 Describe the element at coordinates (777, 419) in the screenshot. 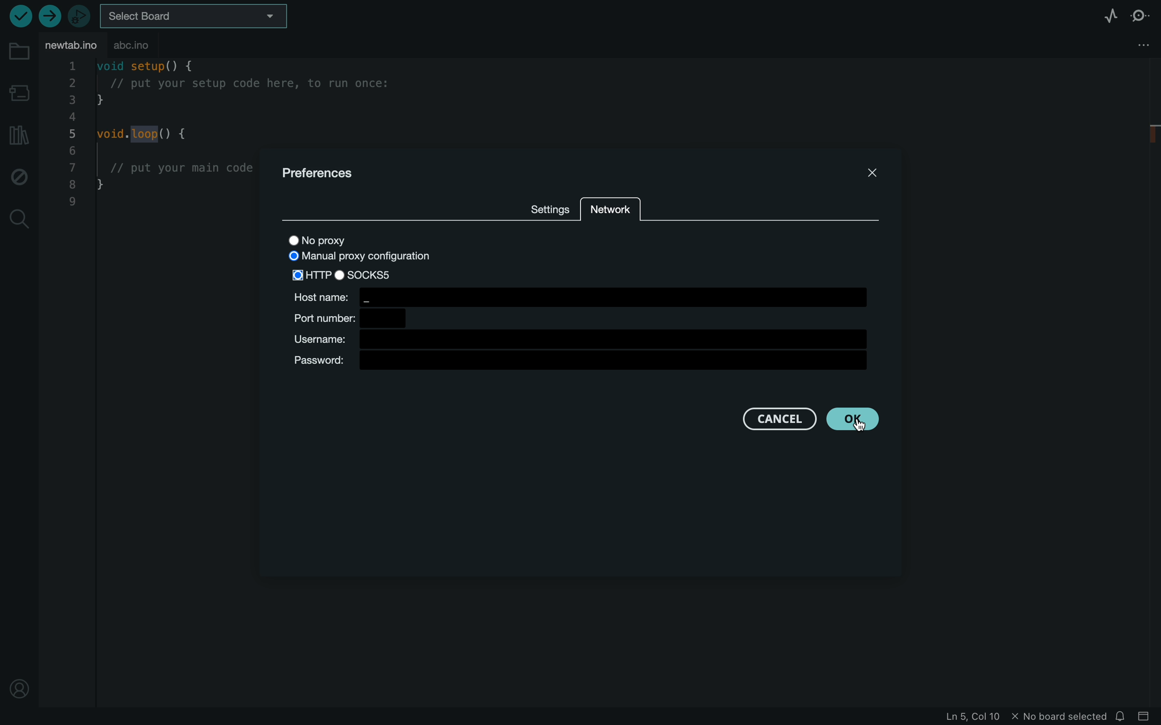

I see `cancel` at that location.